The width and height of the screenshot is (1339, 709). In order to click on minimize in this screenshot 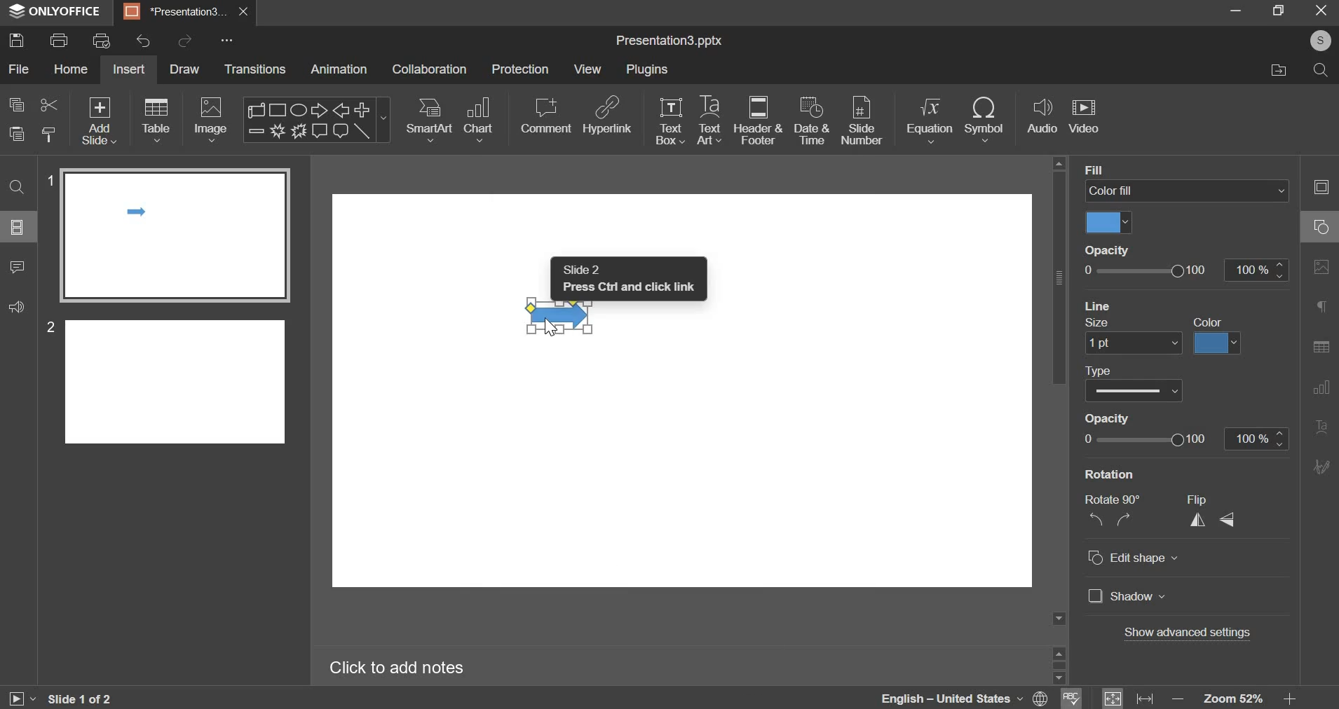, I will do `click(1236, 10)`.